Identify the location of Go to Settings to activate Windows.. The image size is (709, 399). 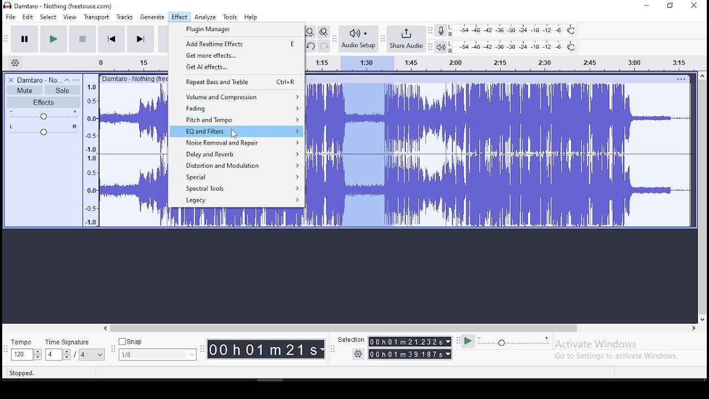
(618, 356).